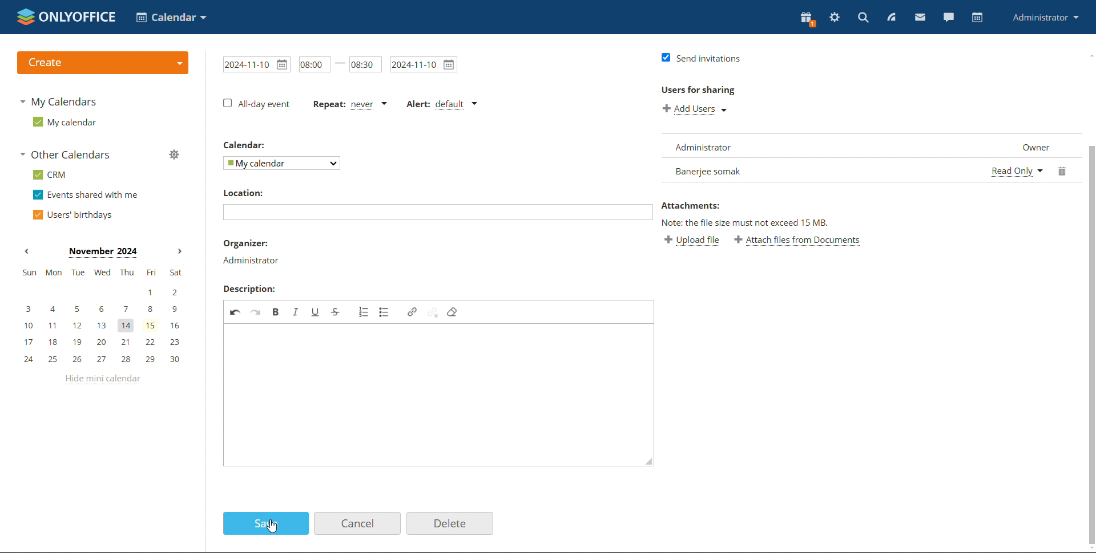 This screenshot has height=553, width=1096. What do you see at coordinates (1089, 266) in the screenshot?
I see `scrollbar` at bounding box center [1089, 266].